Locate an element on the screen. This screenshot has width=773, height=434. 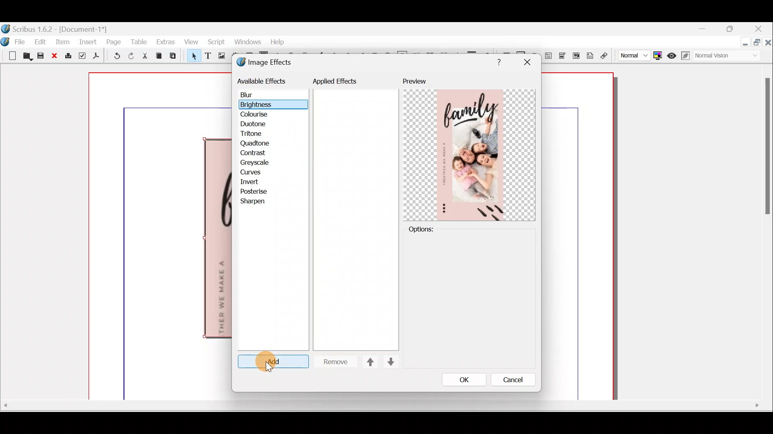
Cursor is located at coordinates (271, 363).